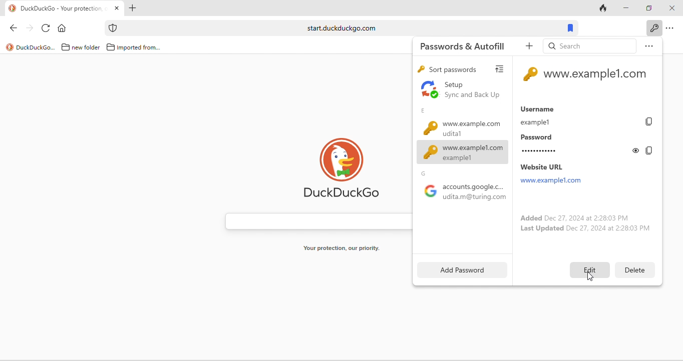 This screenshot has height=361, width=683. Describe the element at coordinates (36, 48) in the screenshot. I see `duckduckgo...` at that location.